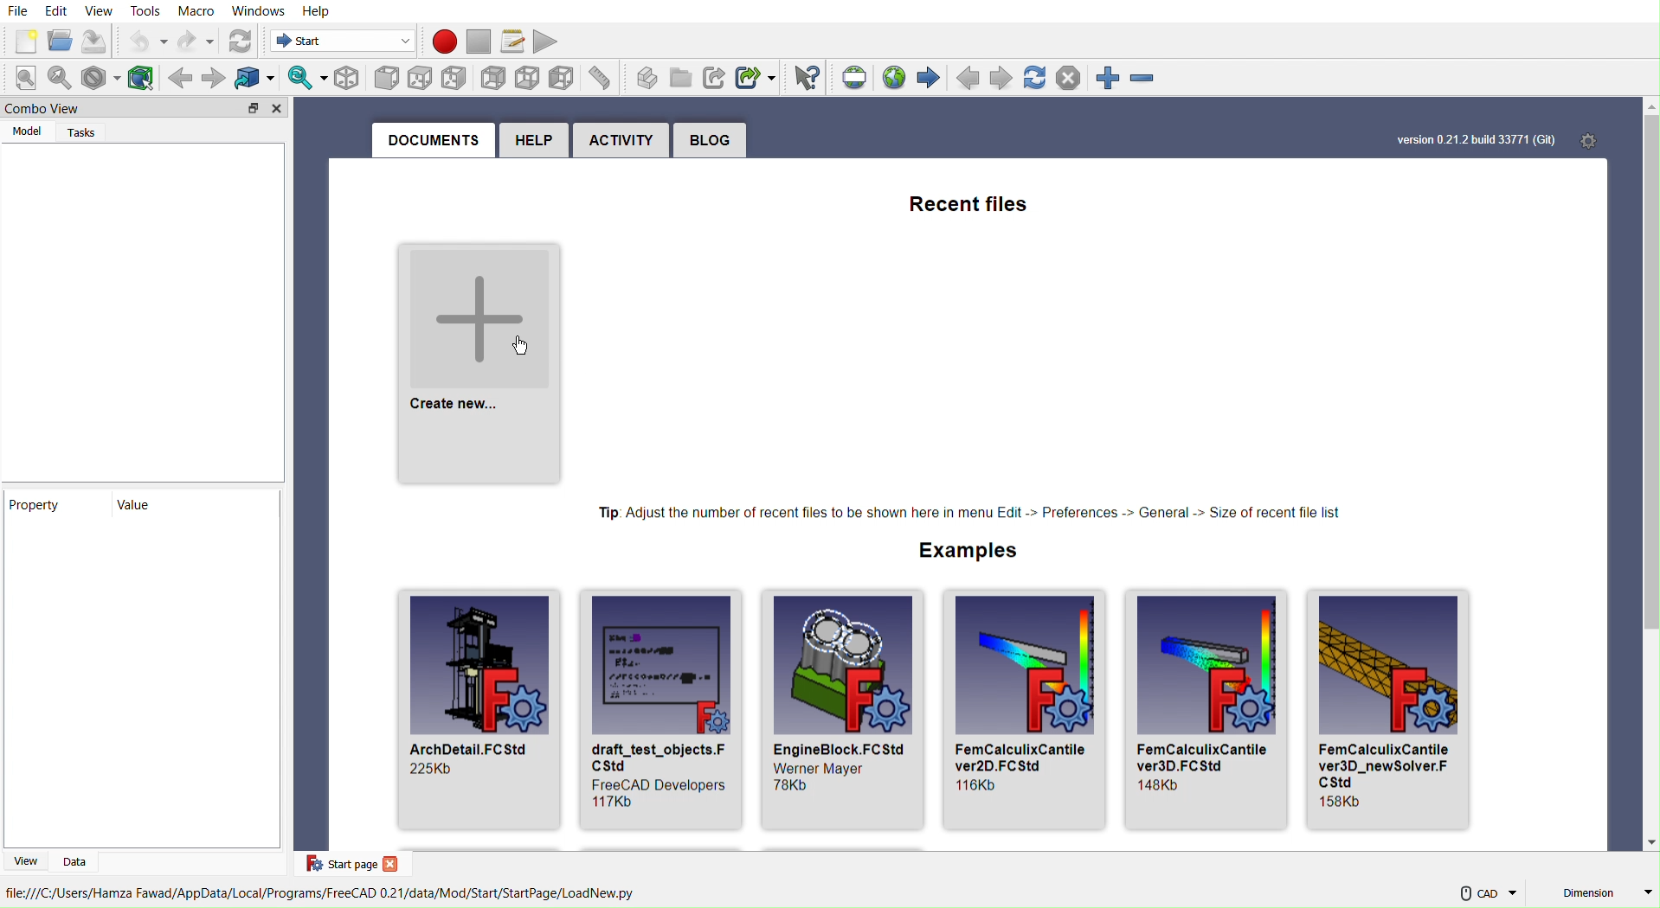 The width and height of the screenshot is (1660, 908). I want to click on Recent files, so click(967, 201).